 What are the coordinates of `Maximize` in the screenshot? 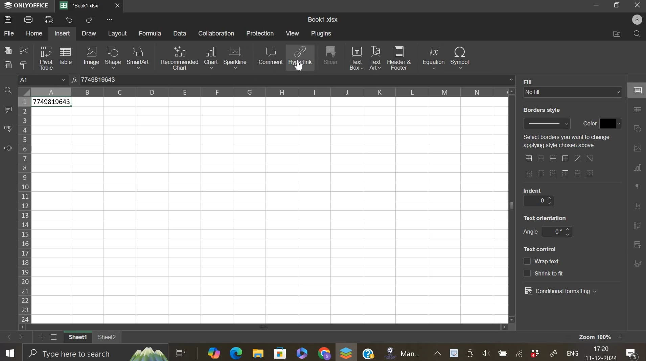 It's located at (618, 5).